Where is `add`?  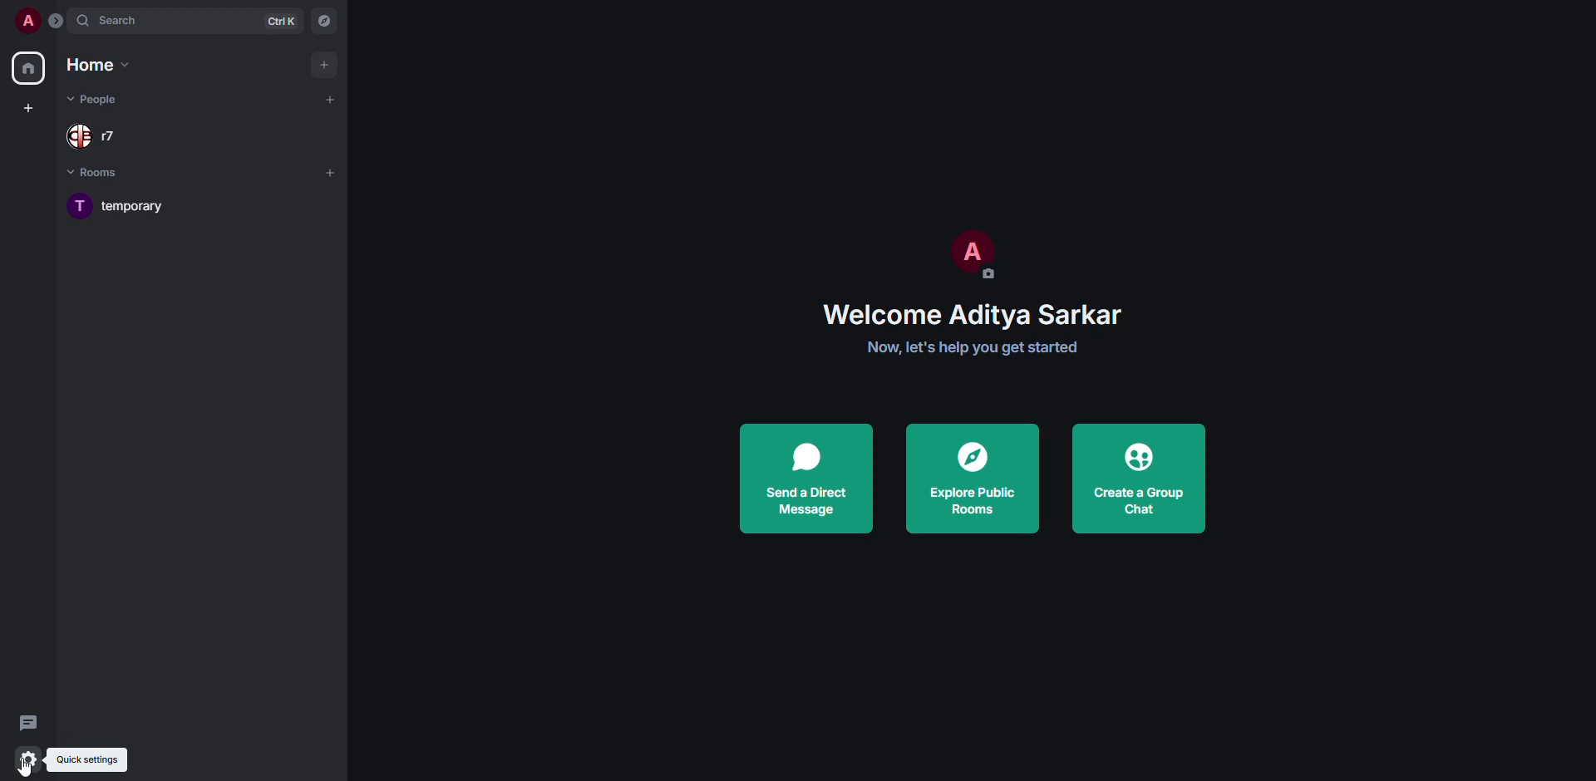 add is located at coordinates (331, 99).